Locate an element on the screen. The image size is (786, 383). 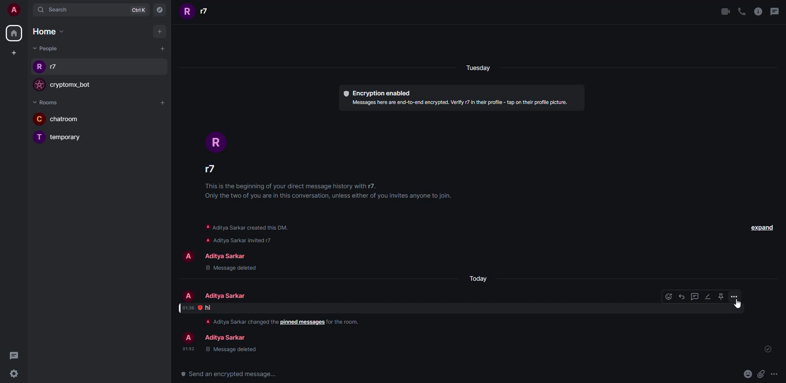
voice call is located at coordinates (742, 11).